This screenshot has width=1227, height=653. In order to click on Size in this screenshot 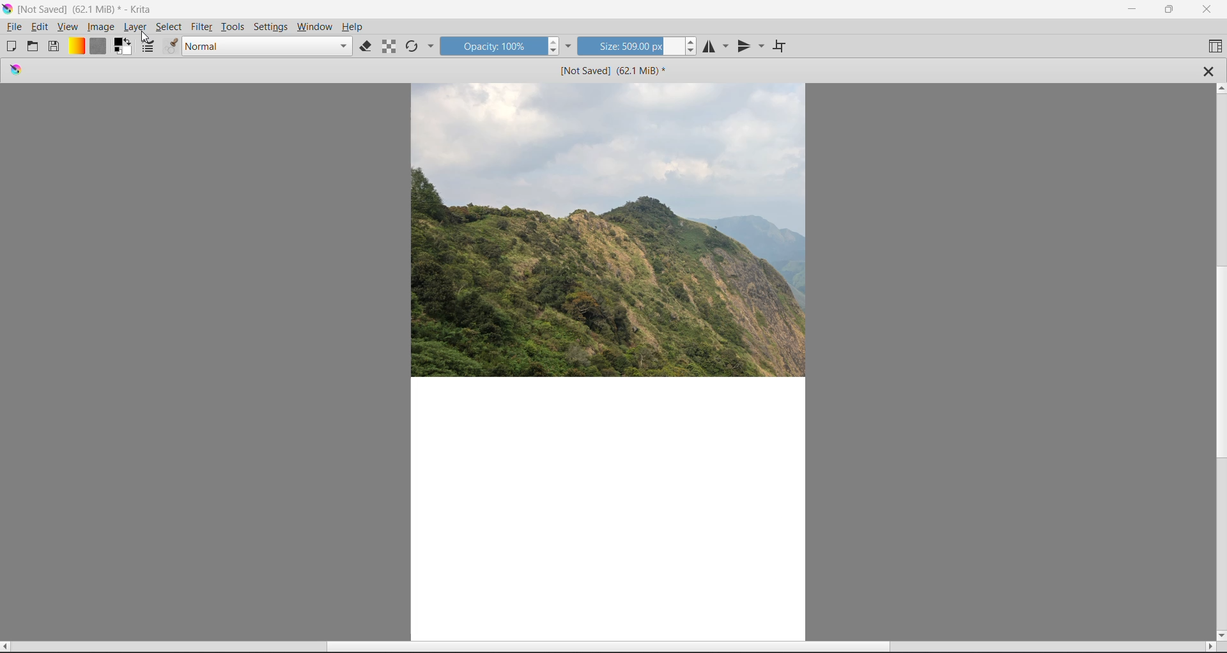, I will do `click(630, 47)`.